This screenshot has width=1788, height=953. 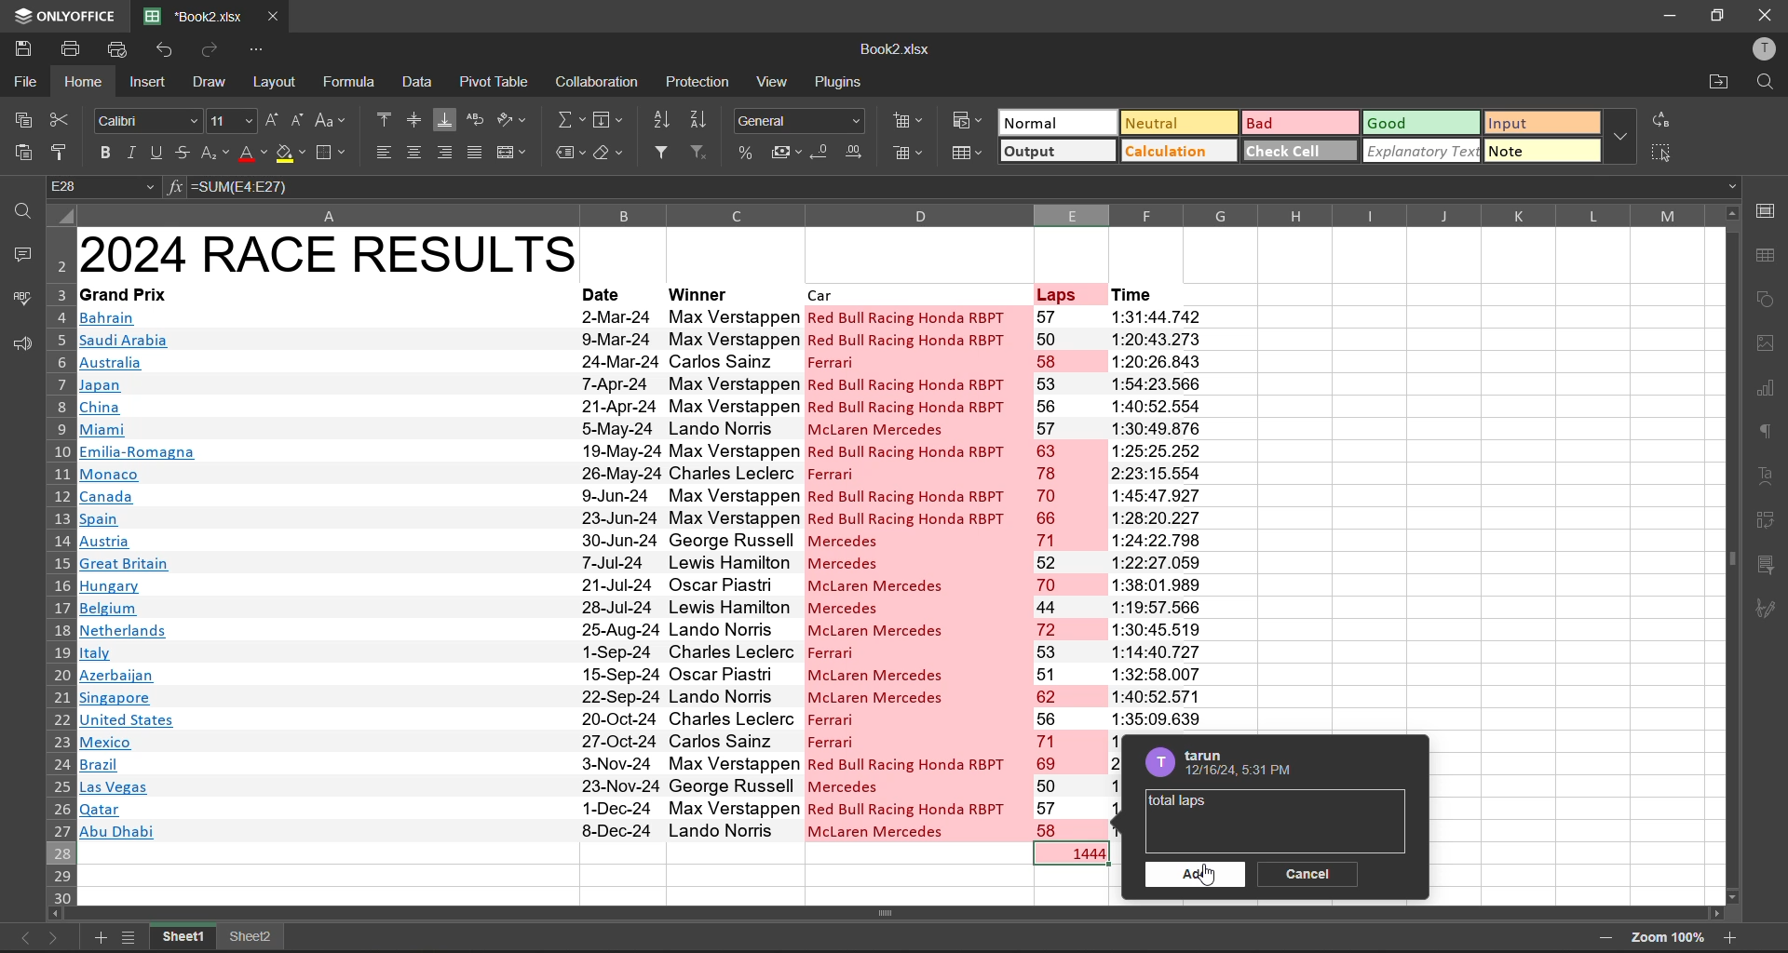 I want to click on replace, so click(x=1667, y=120).